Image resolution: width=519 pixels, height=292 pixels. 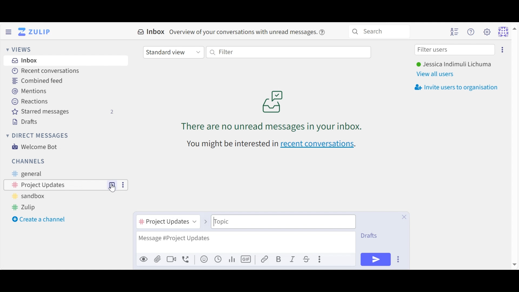 What do you see at coordinates (112, 185) in the screenshot?
I see `New Topic` at bounding box center [112, 185].